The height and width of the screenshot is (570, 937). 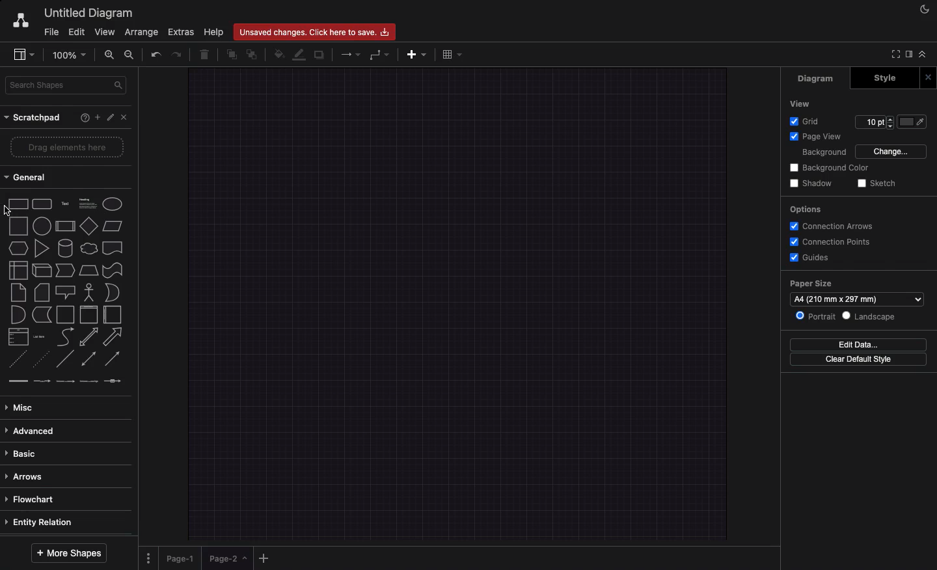 I want to click on Background color, so click(x=832, y=168).